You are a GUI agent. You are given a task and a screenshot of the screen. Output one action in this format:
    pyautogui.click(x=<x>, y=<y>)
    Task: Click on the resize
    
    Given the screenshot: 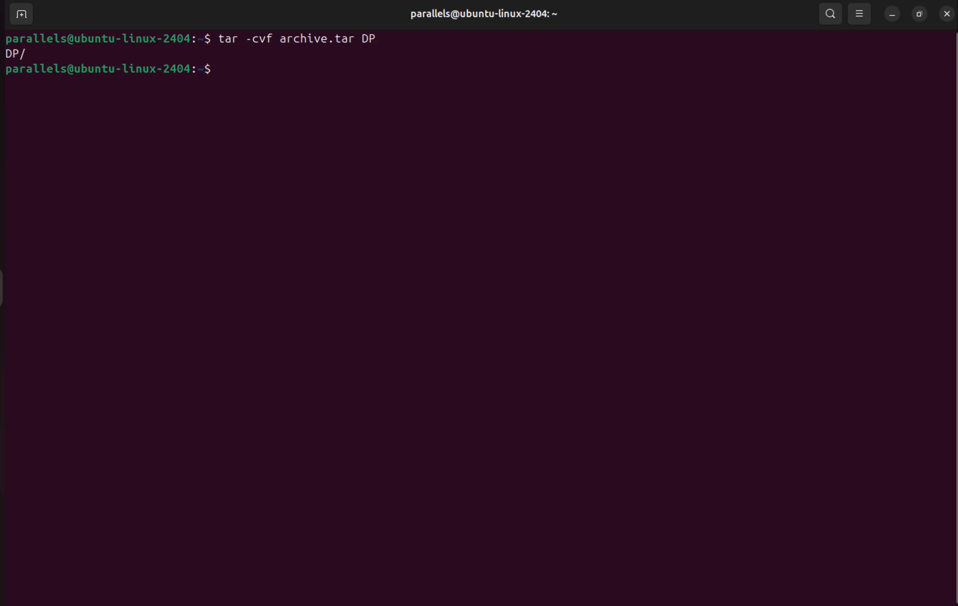 What is the action you would take?
    pyautogui.click(x=921, y=13)
    